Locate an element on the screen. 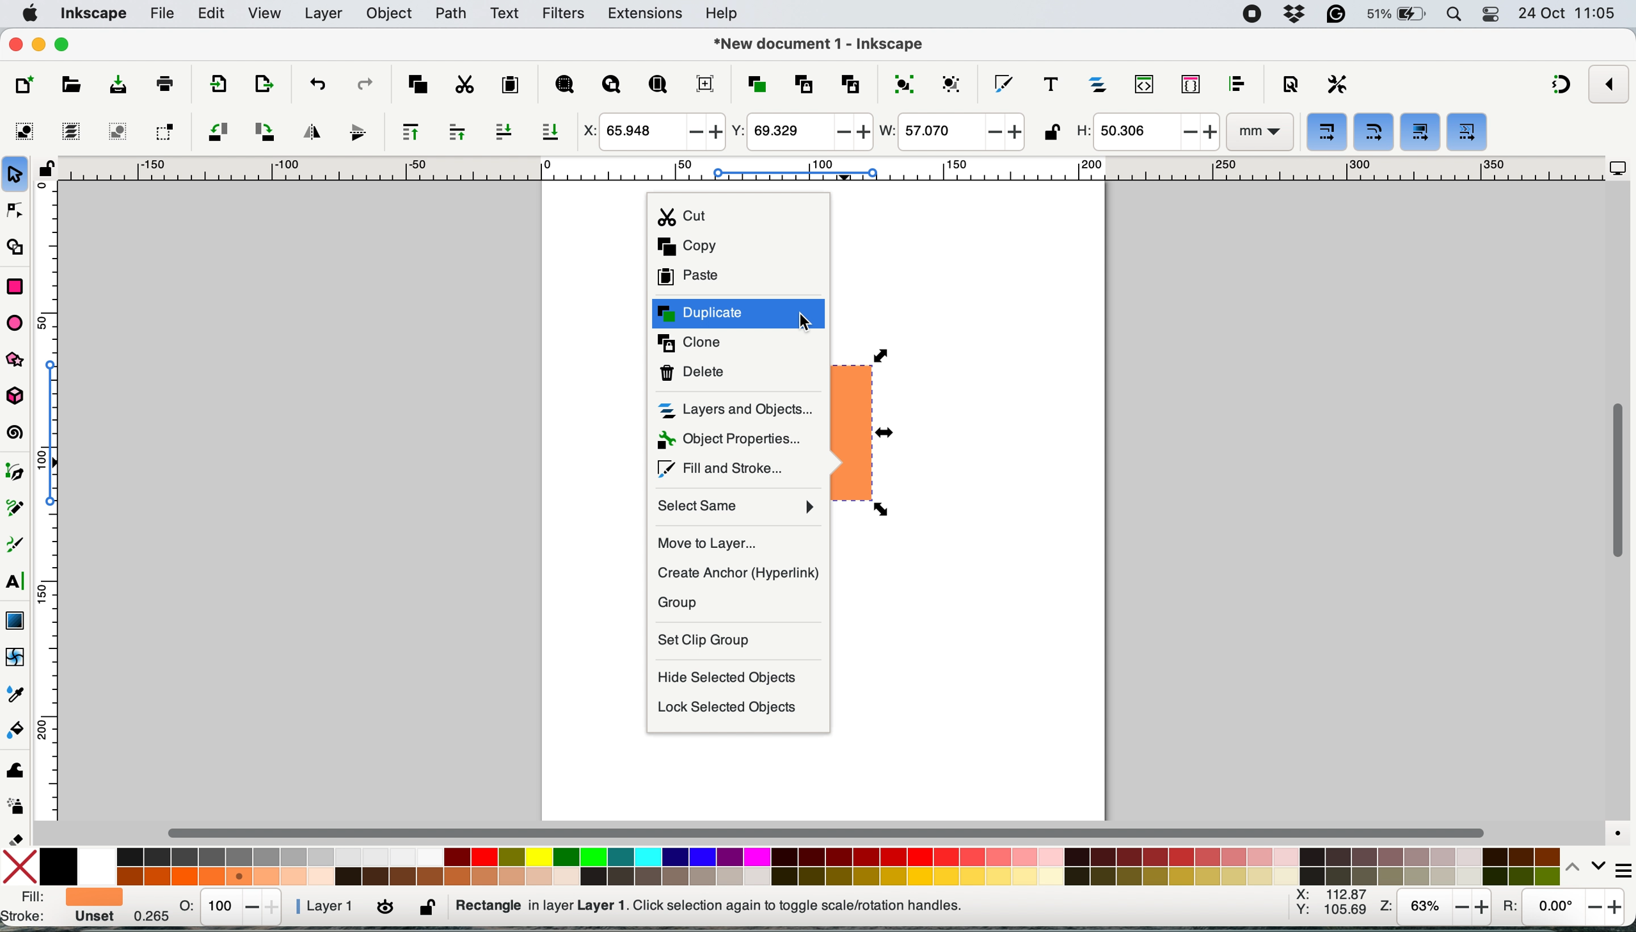  perferences is located at coordinates (1338, 84).